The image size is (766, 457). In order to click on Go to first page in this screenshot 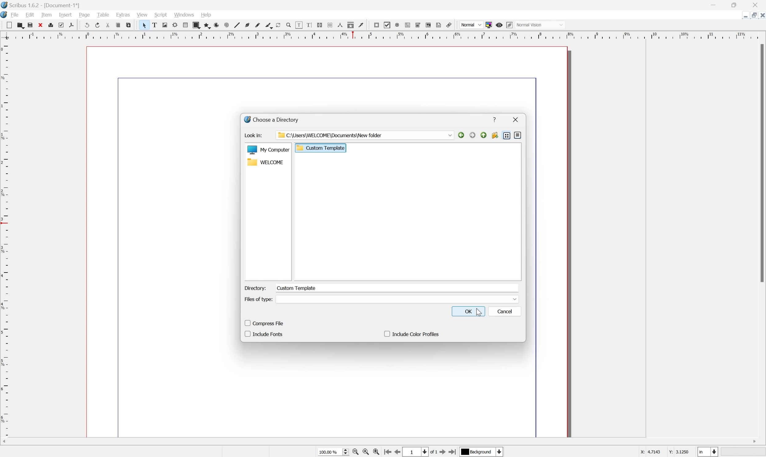, I will do `click(388, 451)`.